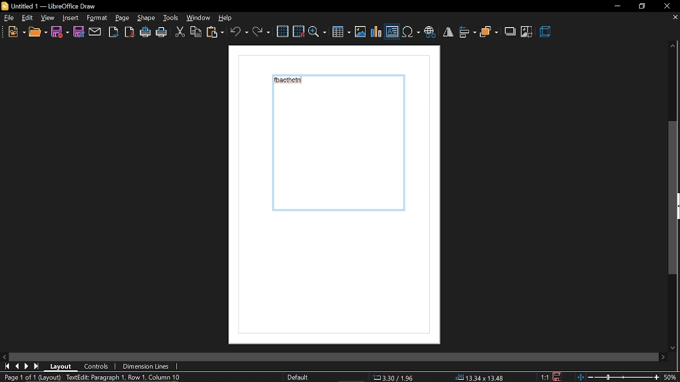 This screenshot has width=680, height=382. What do you see at coordinates (114, 31) in the screenshot?
I see `Export` at bounding box center [114, 31].